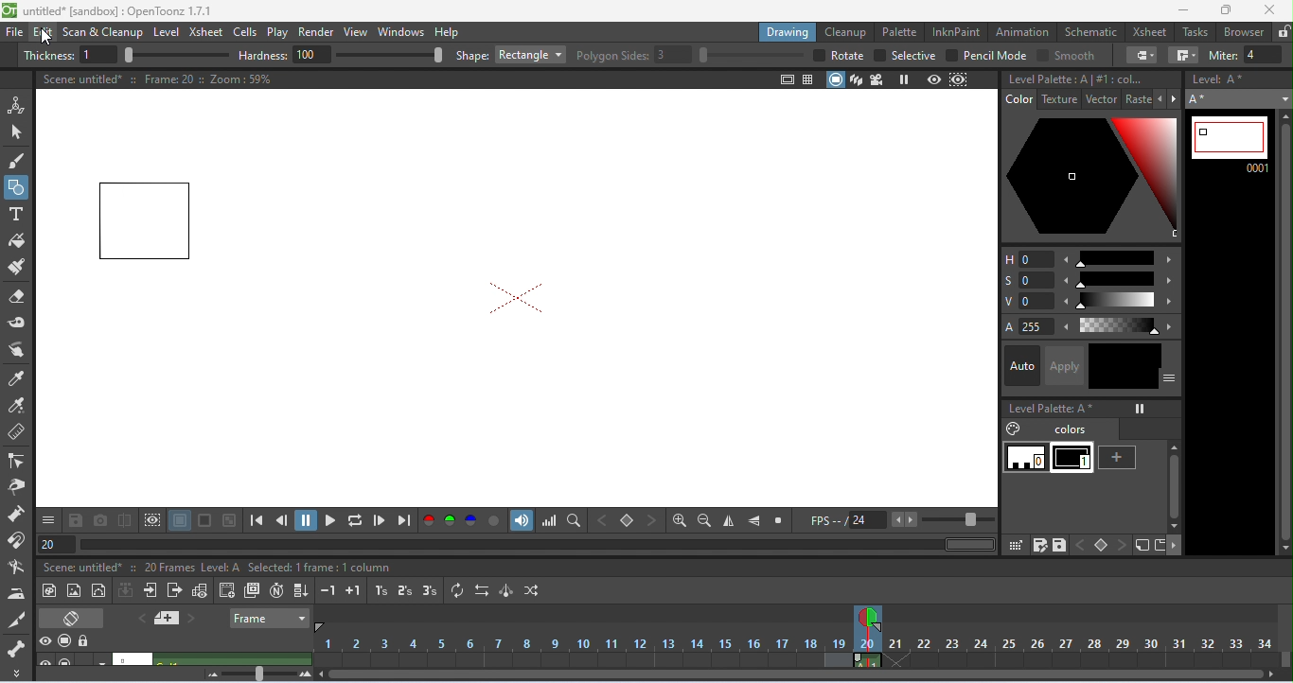  Describe the element at coordinates (70, 660) in the screenshot. I see `camera stand visibility` at that location.